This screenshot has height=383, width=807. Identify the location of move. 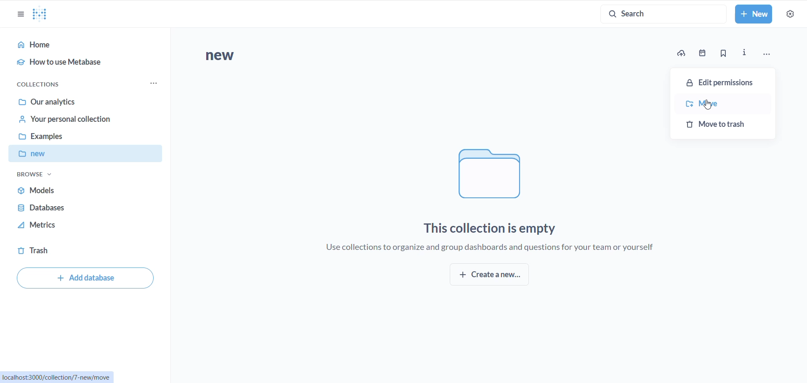
(720, 105).